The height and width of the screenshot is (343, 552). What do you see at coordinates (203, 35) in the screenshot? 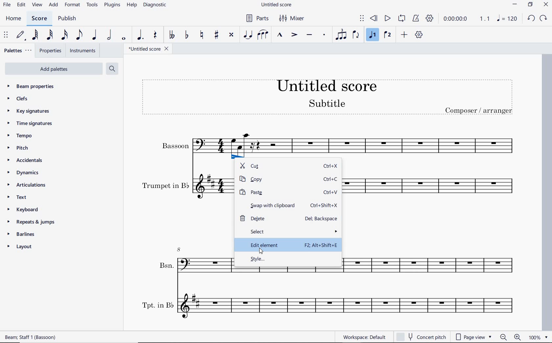
I see `toggle natural` at bounding box center [203, 35].